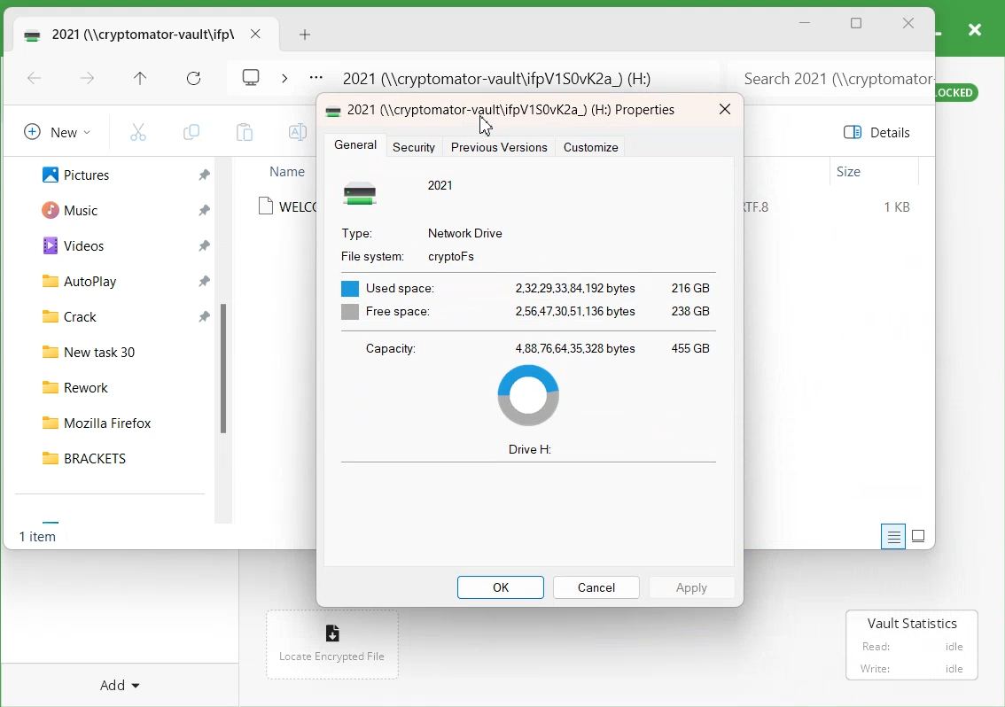  What do you see at coordinates (116, 349) in the screenshot?
I see `New task 30` at bounding box center [116, 349].